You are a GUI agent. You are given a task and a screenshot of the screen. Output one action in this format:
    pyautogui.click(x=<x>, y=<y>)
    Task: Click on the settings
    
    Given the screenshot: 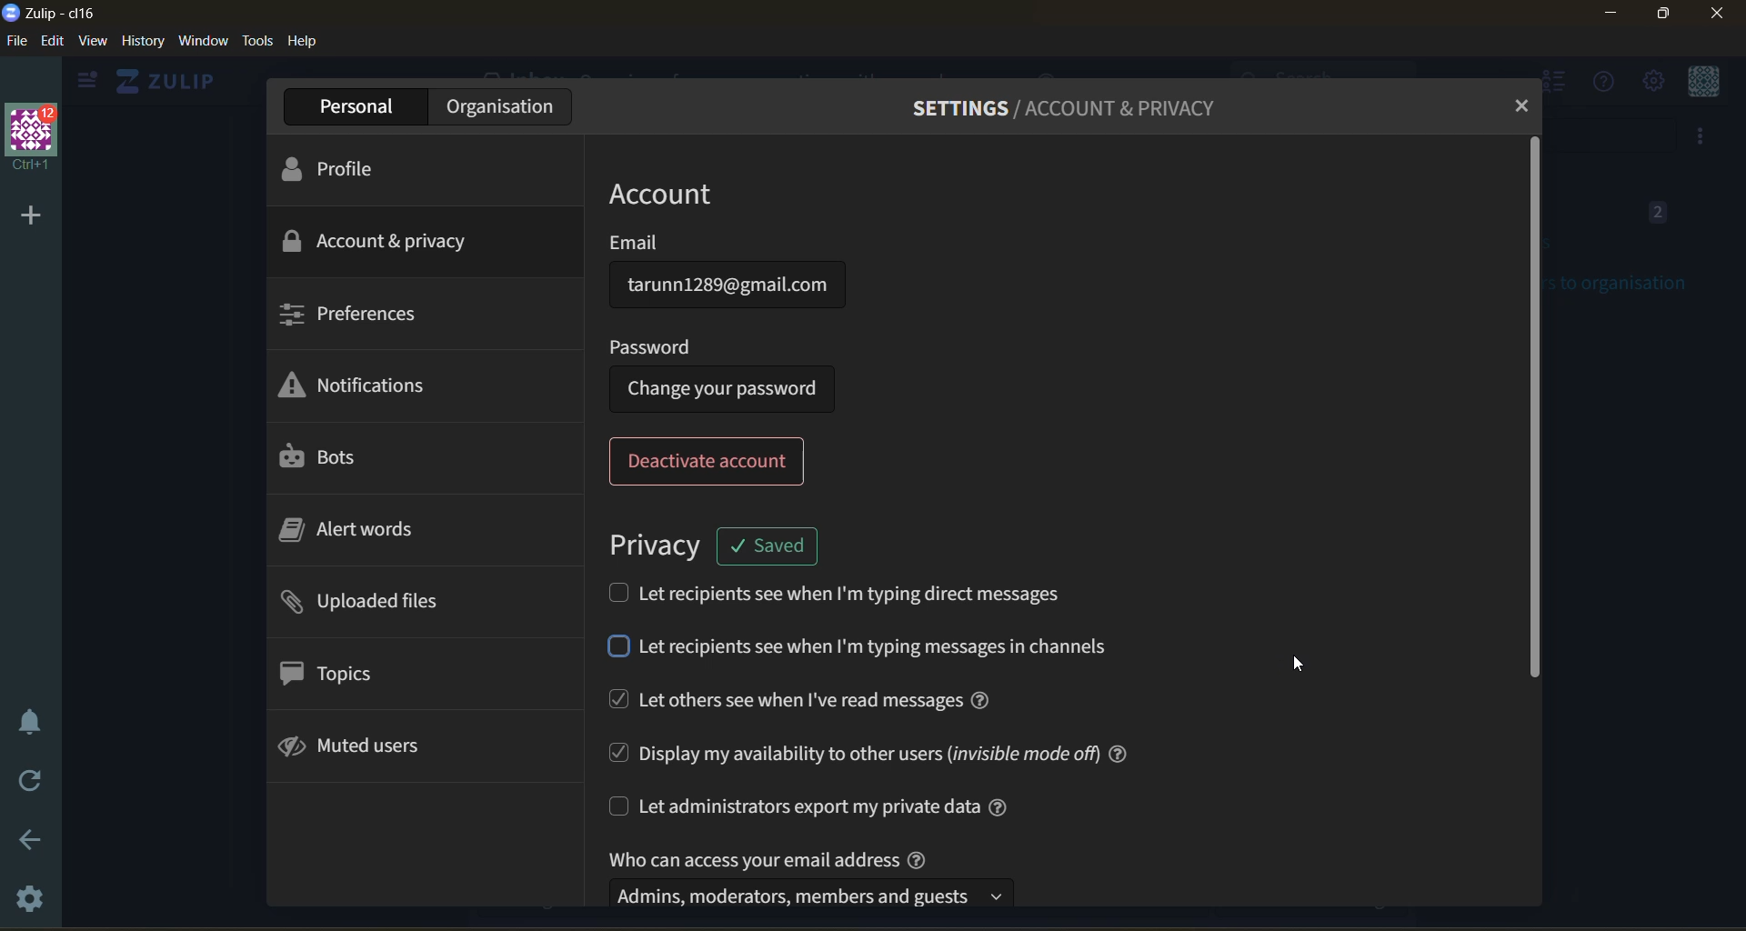 What is the action you would take?
    pyautogui.click(x=34, y=900)
    